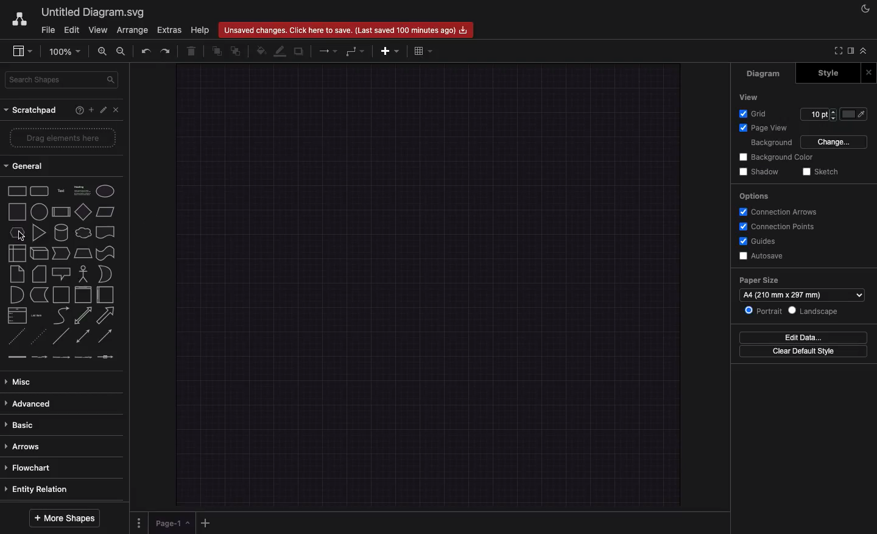  I want to click on Background color, so click(775, 157).